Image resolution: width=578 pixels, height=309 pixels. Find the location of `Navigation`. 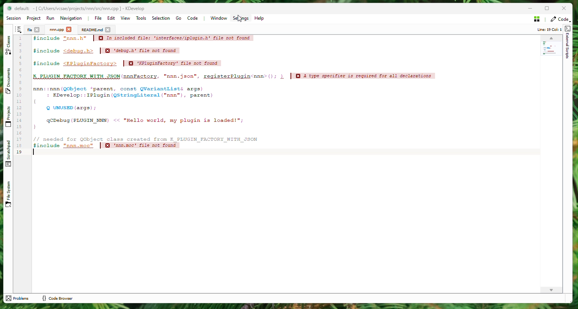

Navigation is located at coordinates (72, 19).